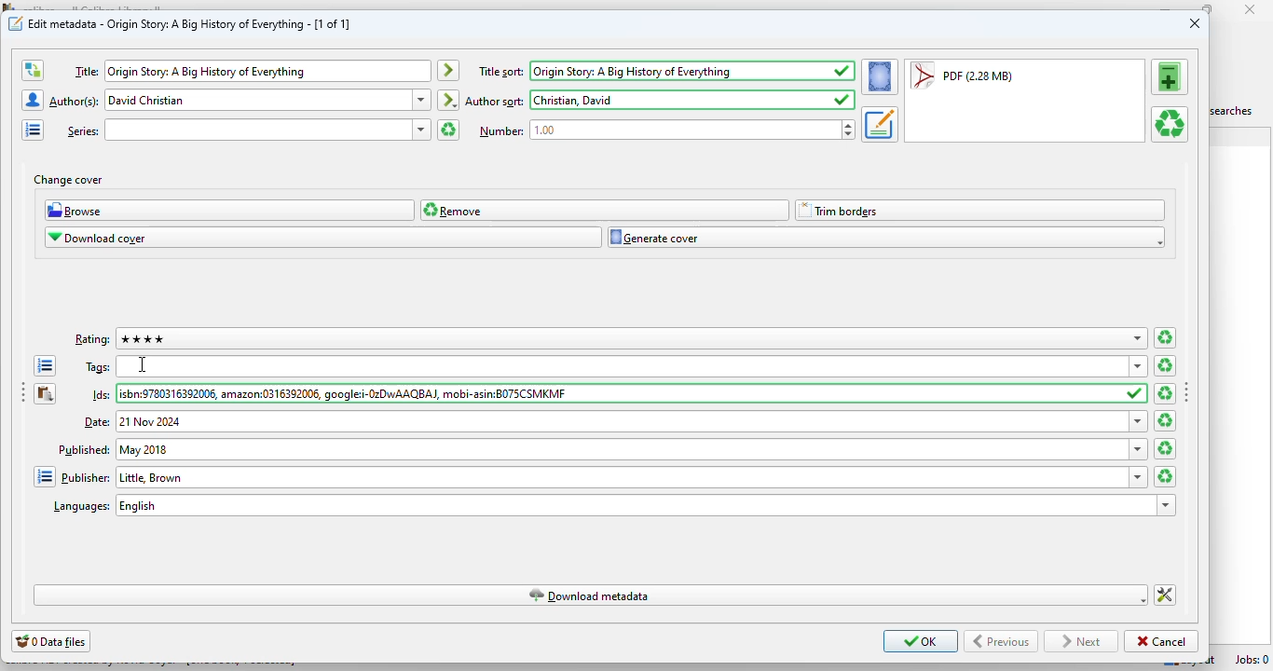 The image size is (1273, 671). Describe the element at coordinates (632, 505) in the screenshot. I see `languages: english` at that location.